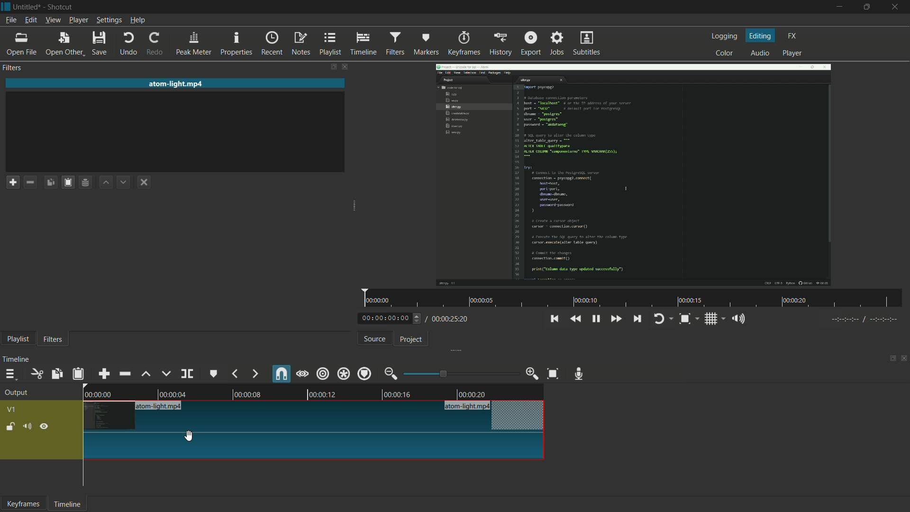 The height and width of the screenshot is (512, 910). I want to click on scrub while dragging, so click(302, 374).